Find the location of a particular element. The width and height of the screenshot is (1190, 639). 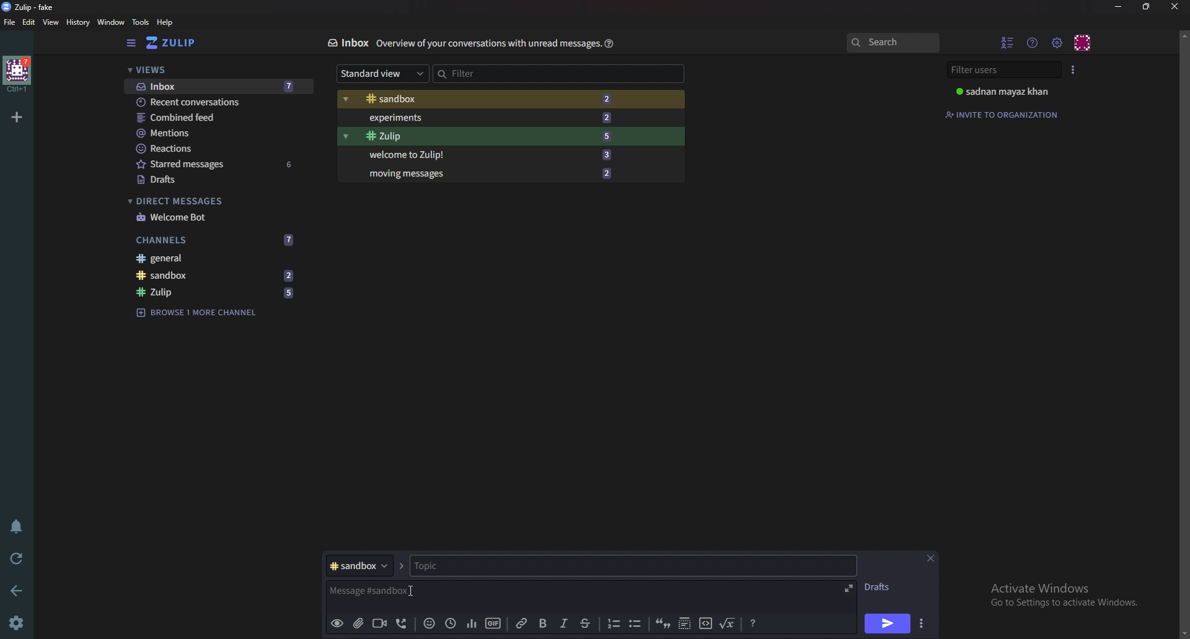

Info is located at coordinates (485, 44).